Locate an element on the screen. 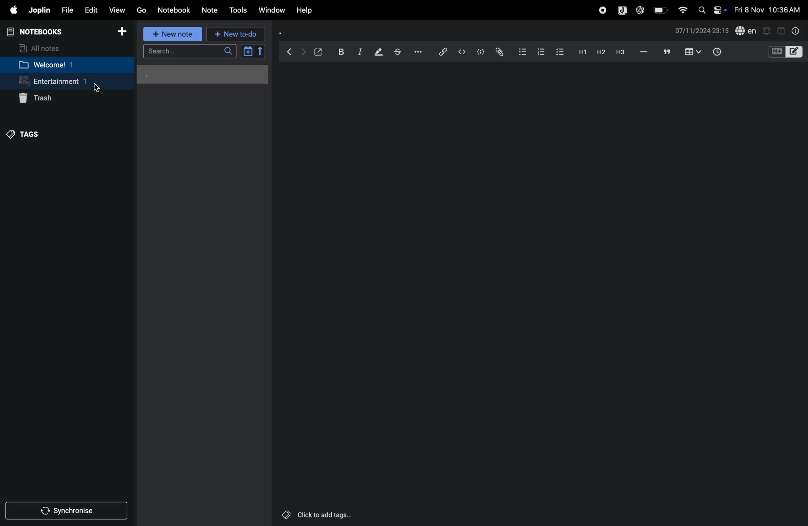 This screenshot has height=526, width=808. forward is located at coordinates (304, 52).